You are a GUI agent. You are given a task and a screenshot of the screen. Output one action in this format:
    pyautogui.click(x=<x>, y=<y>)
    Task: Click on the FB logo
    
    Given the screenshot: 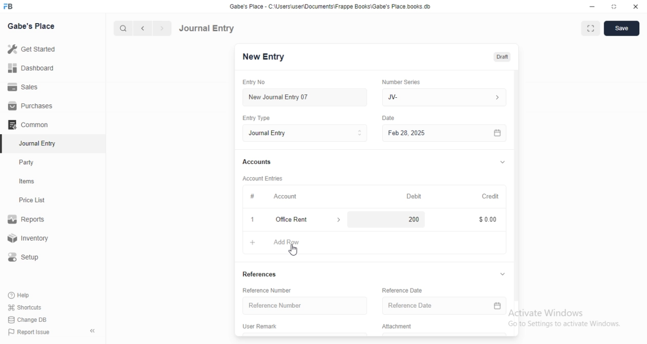 What is the action you would take?
    pyautogui.click(x=9, y=7)
    